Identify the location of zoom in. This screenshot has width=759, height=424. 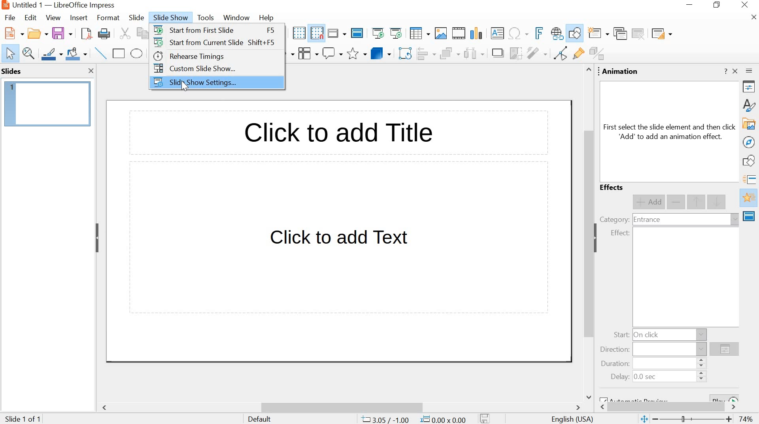
(729, 420).